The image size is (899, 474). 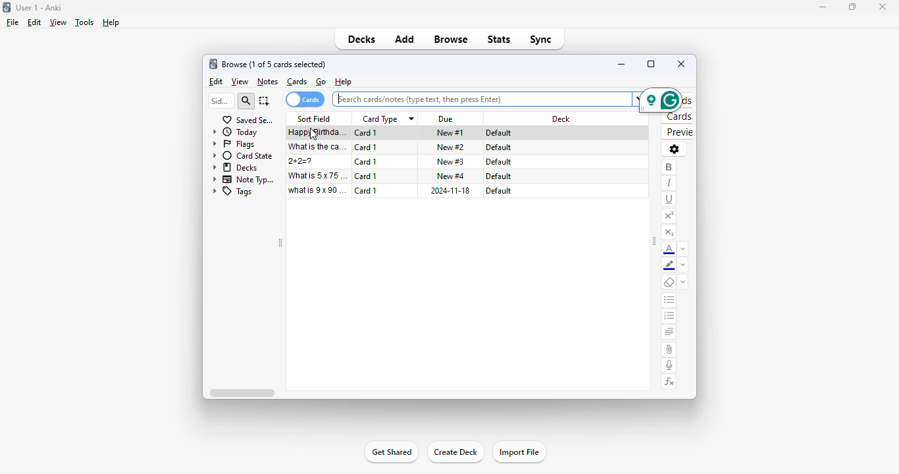 What do you see at coordinates (344, 81) in the screenshot?
I see `help` at bounding box center [344, 81].